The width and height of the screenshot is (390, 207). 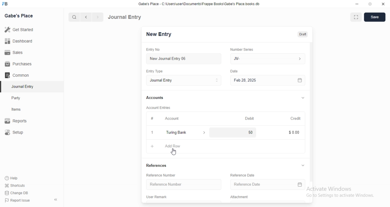 I want to click on Reports, so click(x=20, y=121).